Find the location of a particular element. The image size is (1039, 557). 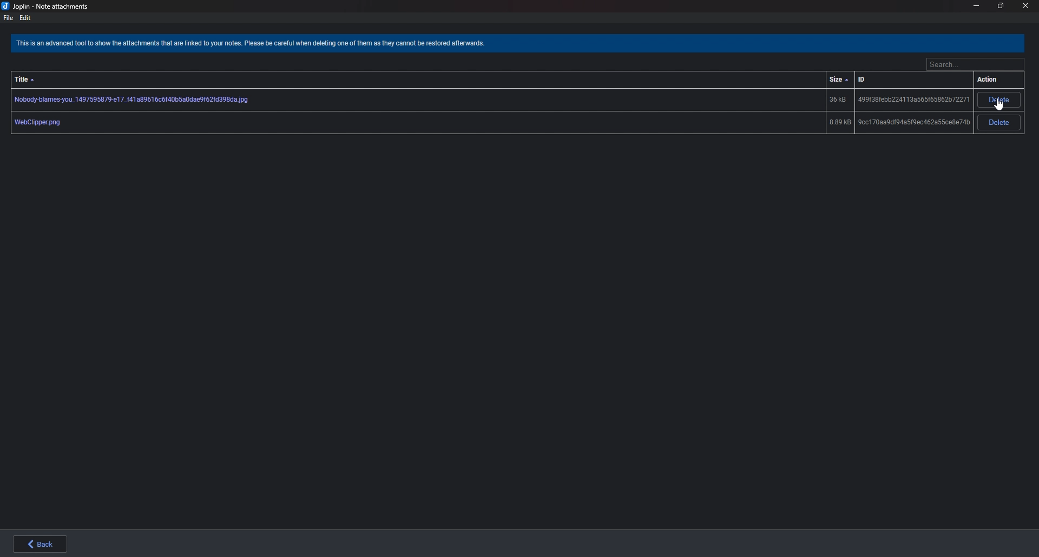

joplin is located at coordinates (48, 6).